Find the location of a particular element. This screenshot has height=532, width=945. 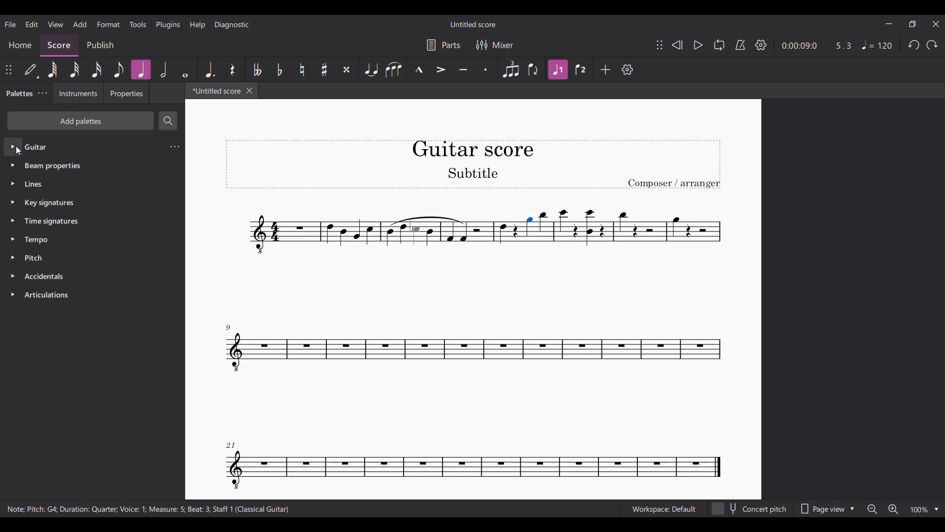

Redo is located at coordinates (932, 45).